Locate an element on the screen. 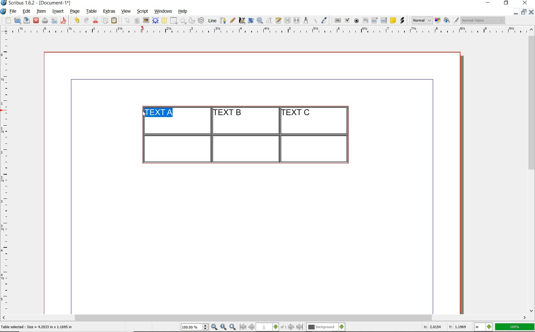 The width and height of the screenshot is (535, 332). image frame is located at coordinates (146, 20).